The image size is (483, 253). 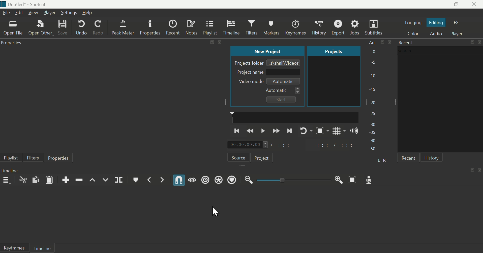 What do you see at coordinates (294, 117) in the screenshot?
I see `timeline` at bounding box center [294, 117].